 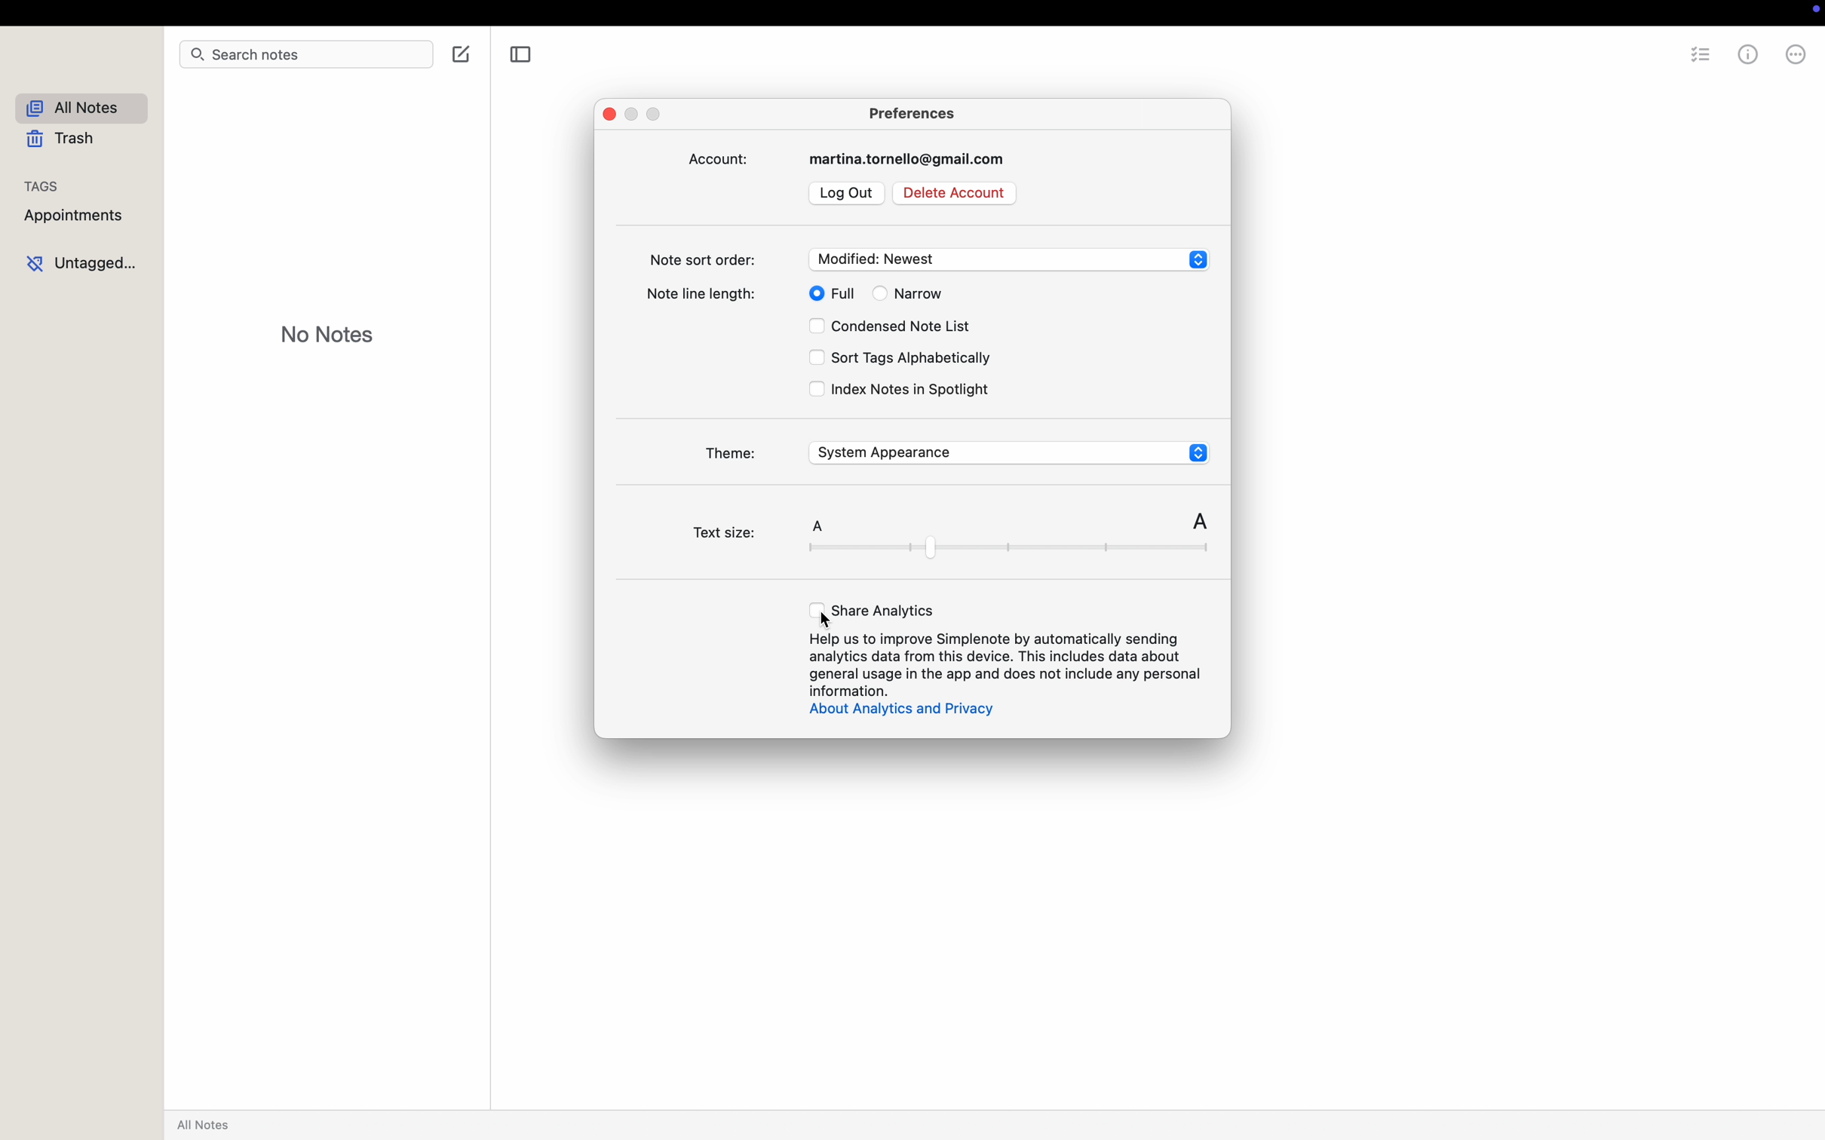 What do you see at coordinates (41, 186) in the screenshot?
I see `tags` at bounding box center [41, 186].